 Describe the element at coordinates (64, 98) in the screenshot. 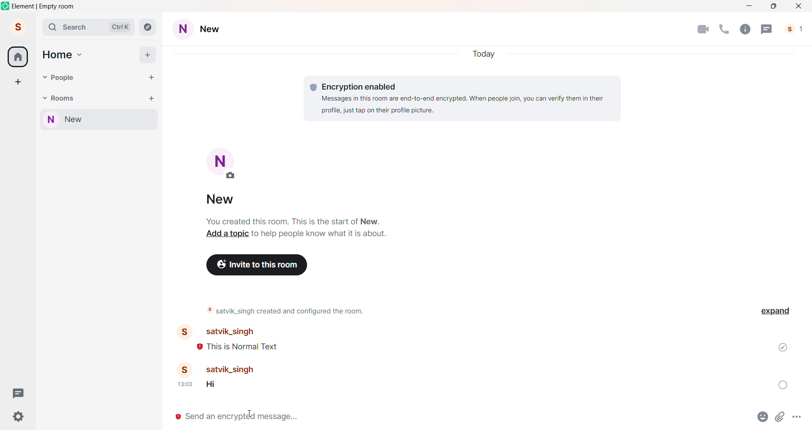

I see `Rooms` at that location.